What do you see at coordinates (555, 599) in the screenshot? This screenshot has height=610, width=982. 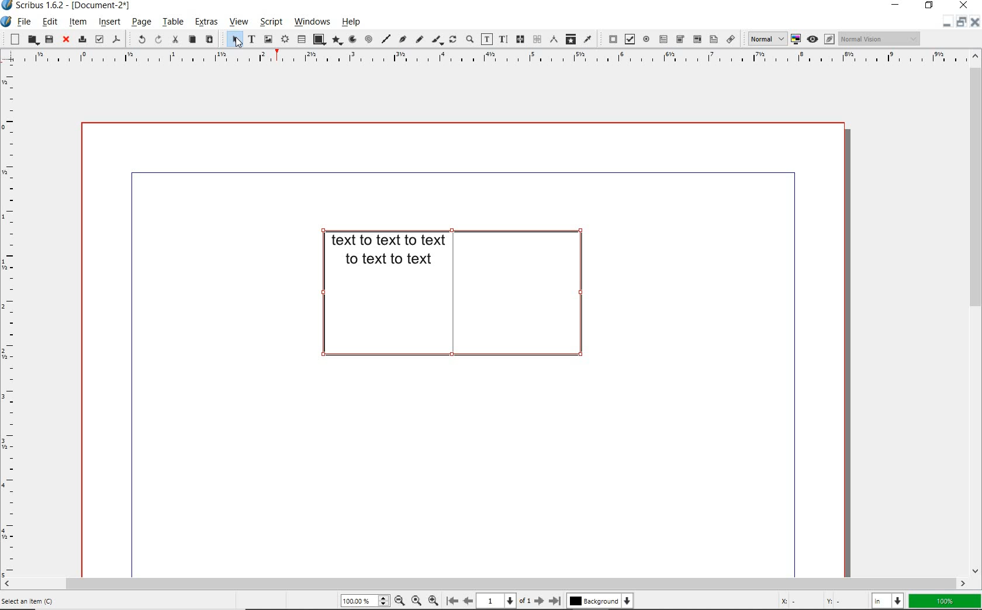 I see `go to last page` at bounding box center [555, 599].